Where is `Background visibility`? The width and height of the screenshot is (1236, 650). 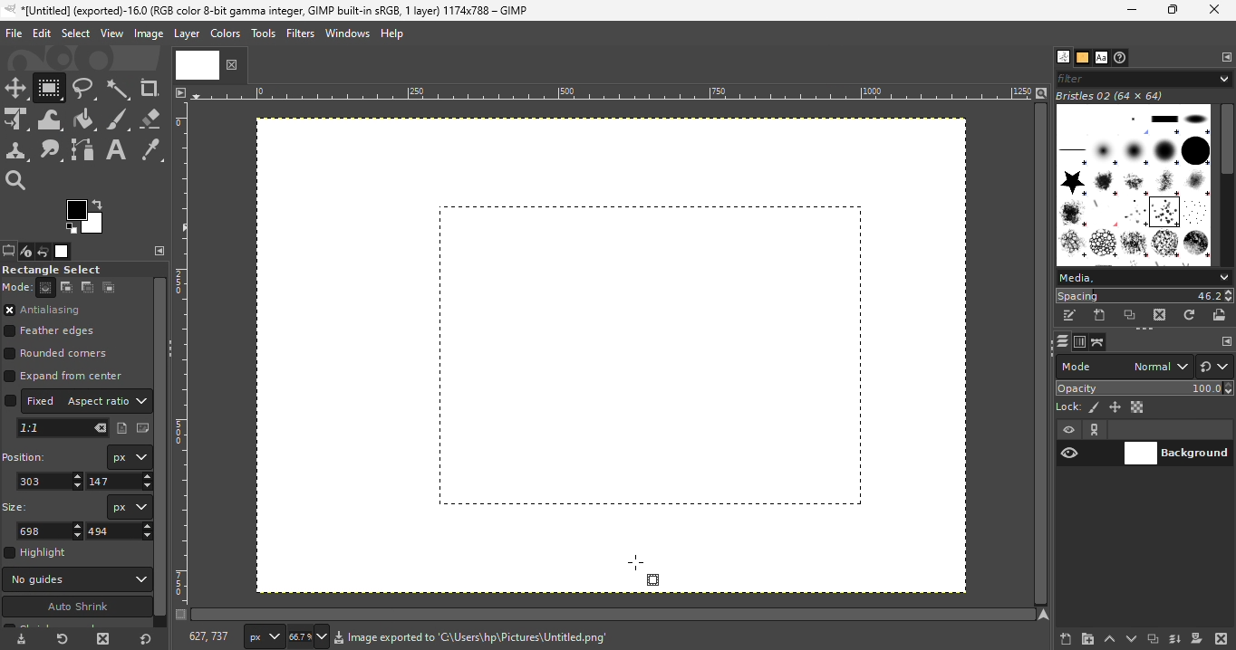
Background visibility is located at coordinates (1178, 454).